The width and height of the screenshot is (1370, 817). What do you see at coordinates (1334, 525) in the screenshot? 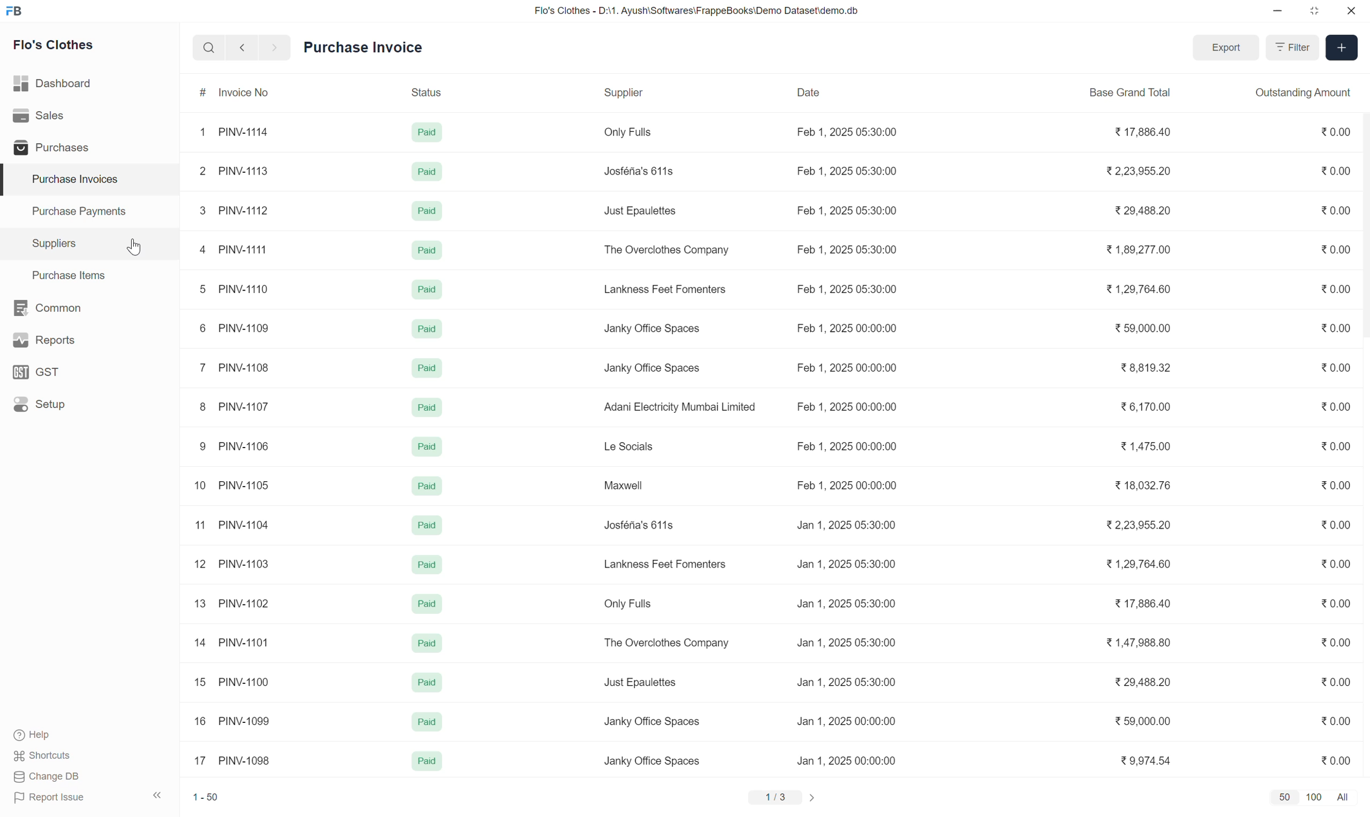
I see `0.00` at bounding box center [1334, 525].